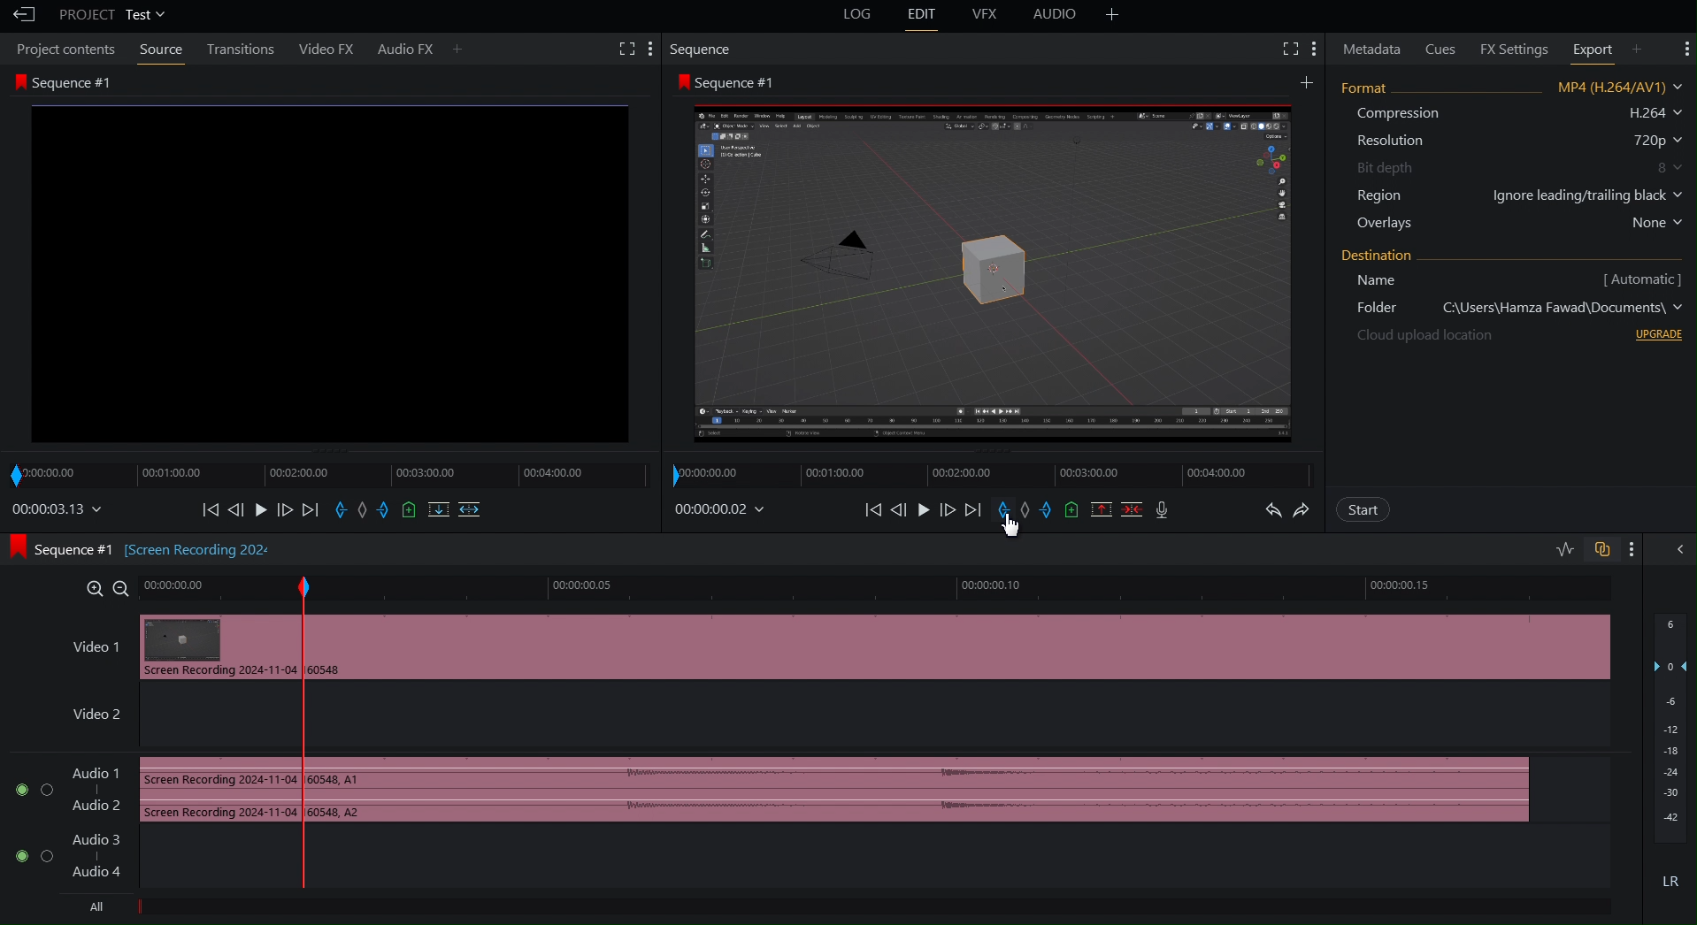  I want to click on Project contents, so click(64, 49).